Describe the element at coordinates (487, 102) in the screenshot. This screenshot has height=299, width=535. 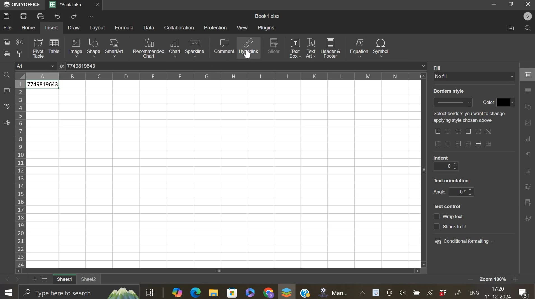
I see `text` at that location.